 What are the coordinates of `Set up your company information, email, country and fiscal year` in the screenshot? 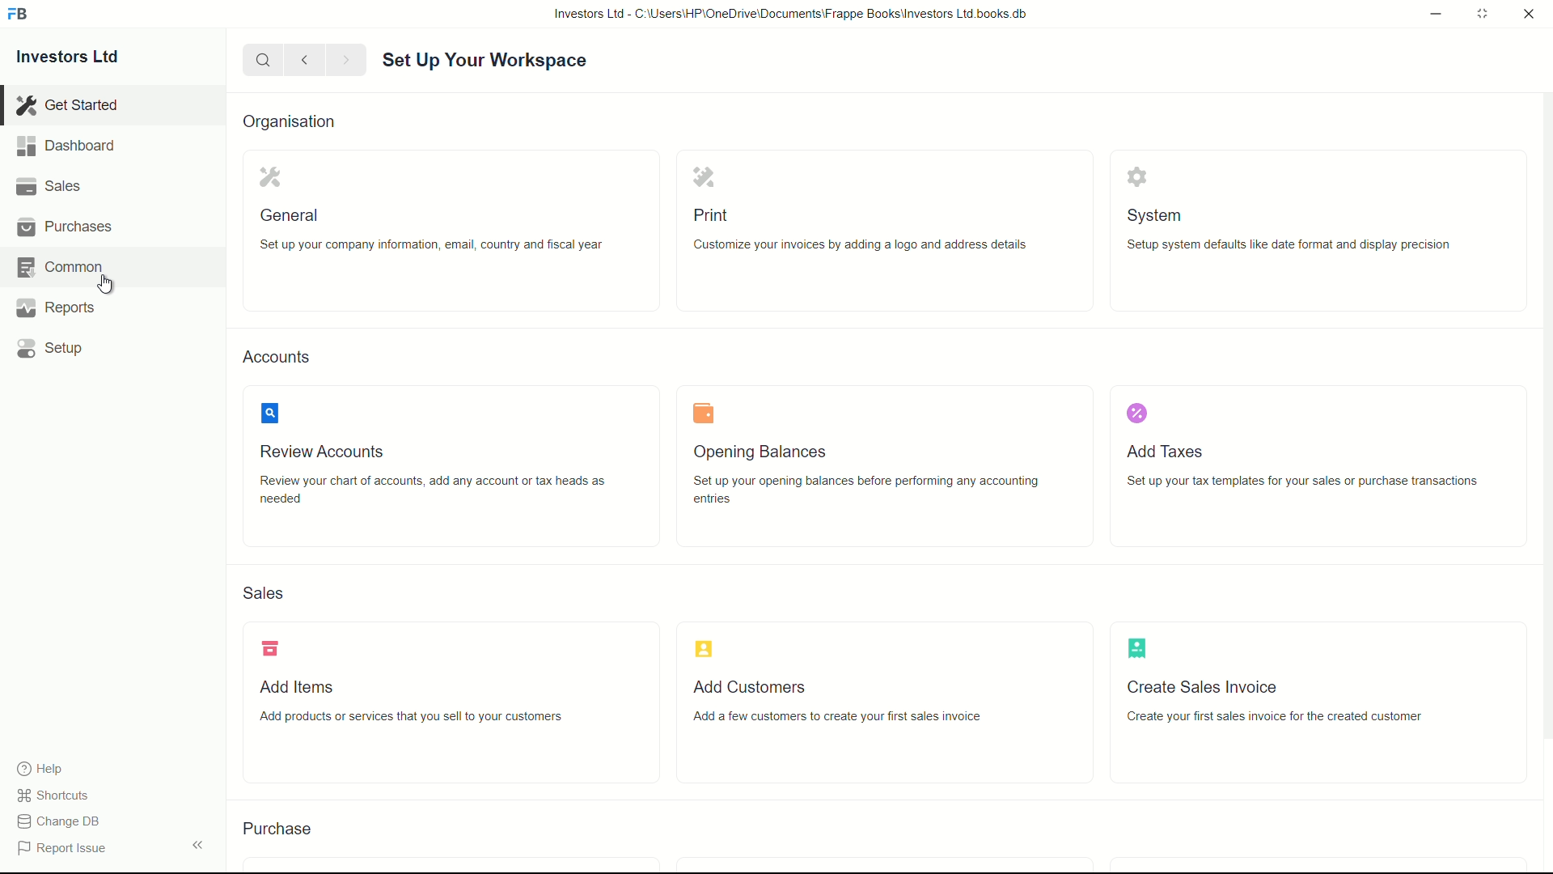 It's located at (434, 247).